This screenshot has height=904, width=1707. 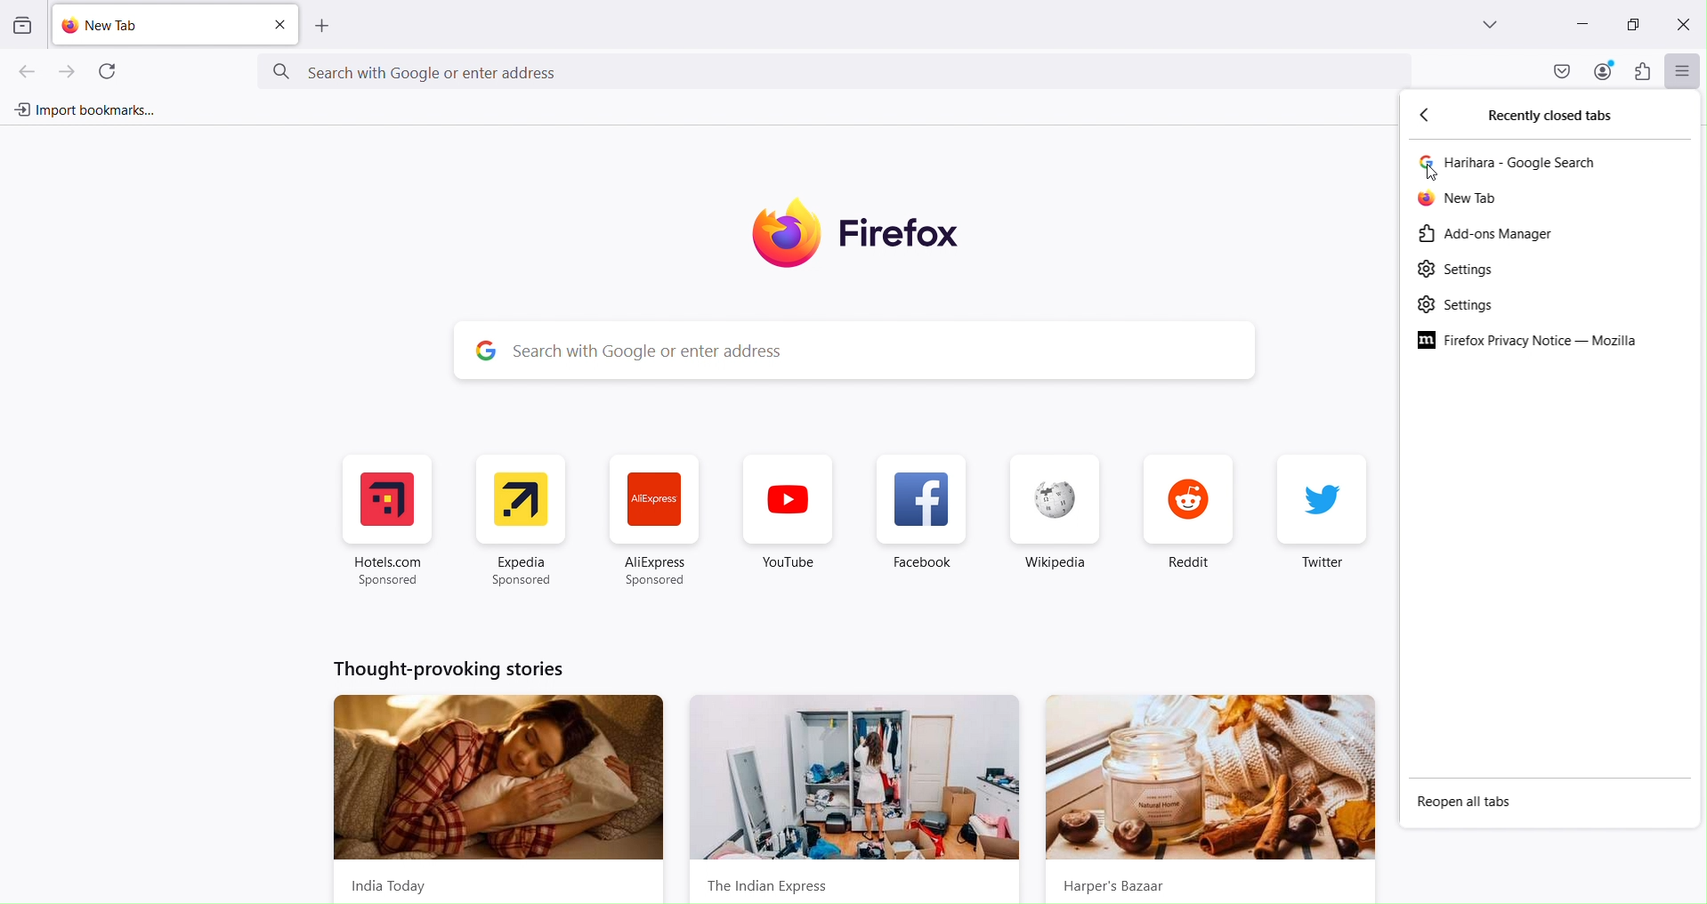 I want to click on Wikipedia Shortcut, so click(x=1054, y=522).